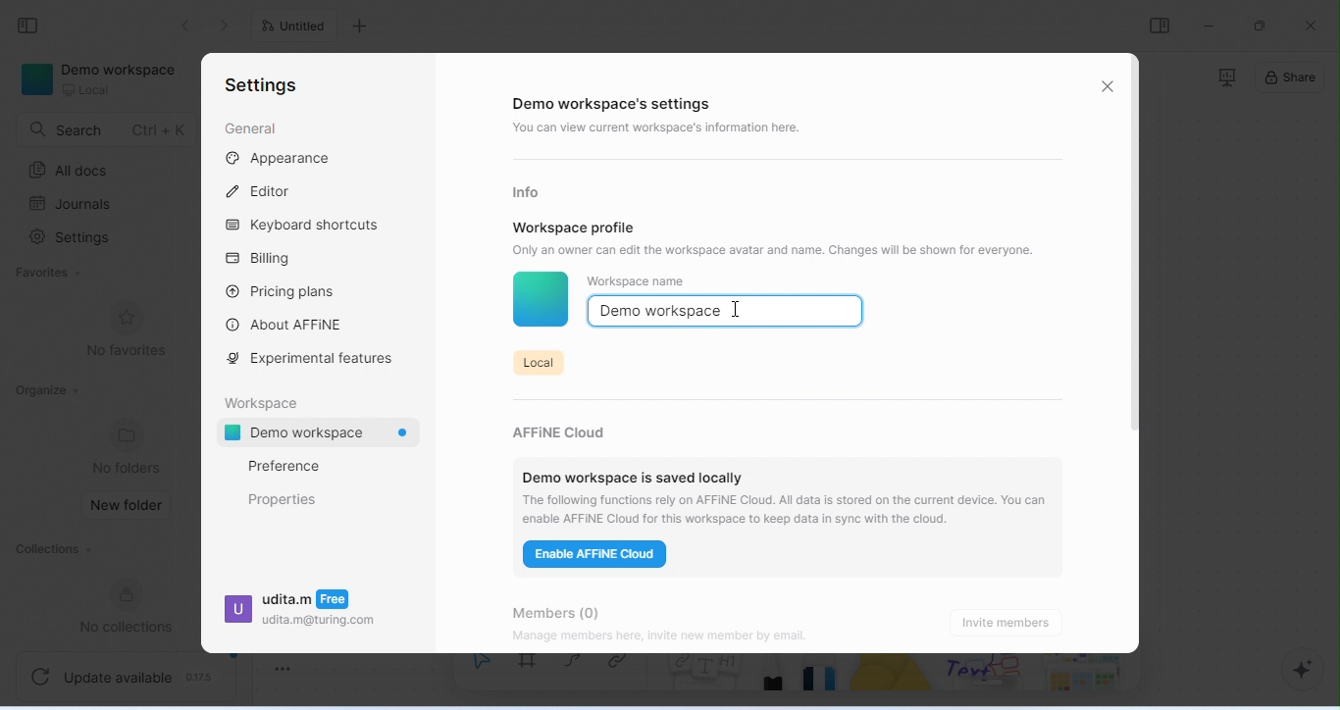 The image size is (1340, 710). I want to click on workspace profile, so click(575, 227).